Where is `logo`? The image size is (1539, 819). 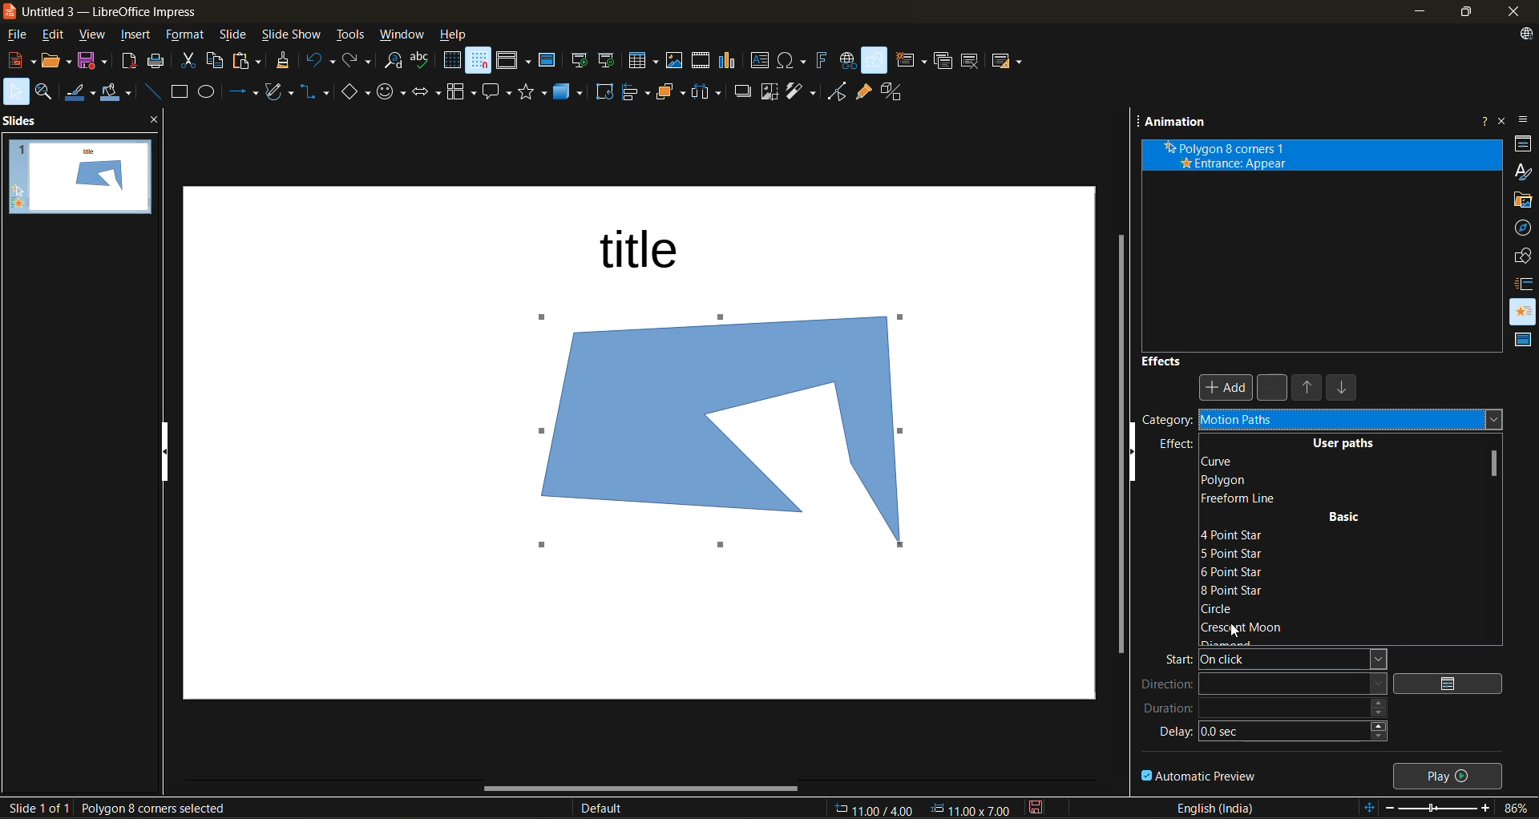
logo is located at coordinates (10, 12).